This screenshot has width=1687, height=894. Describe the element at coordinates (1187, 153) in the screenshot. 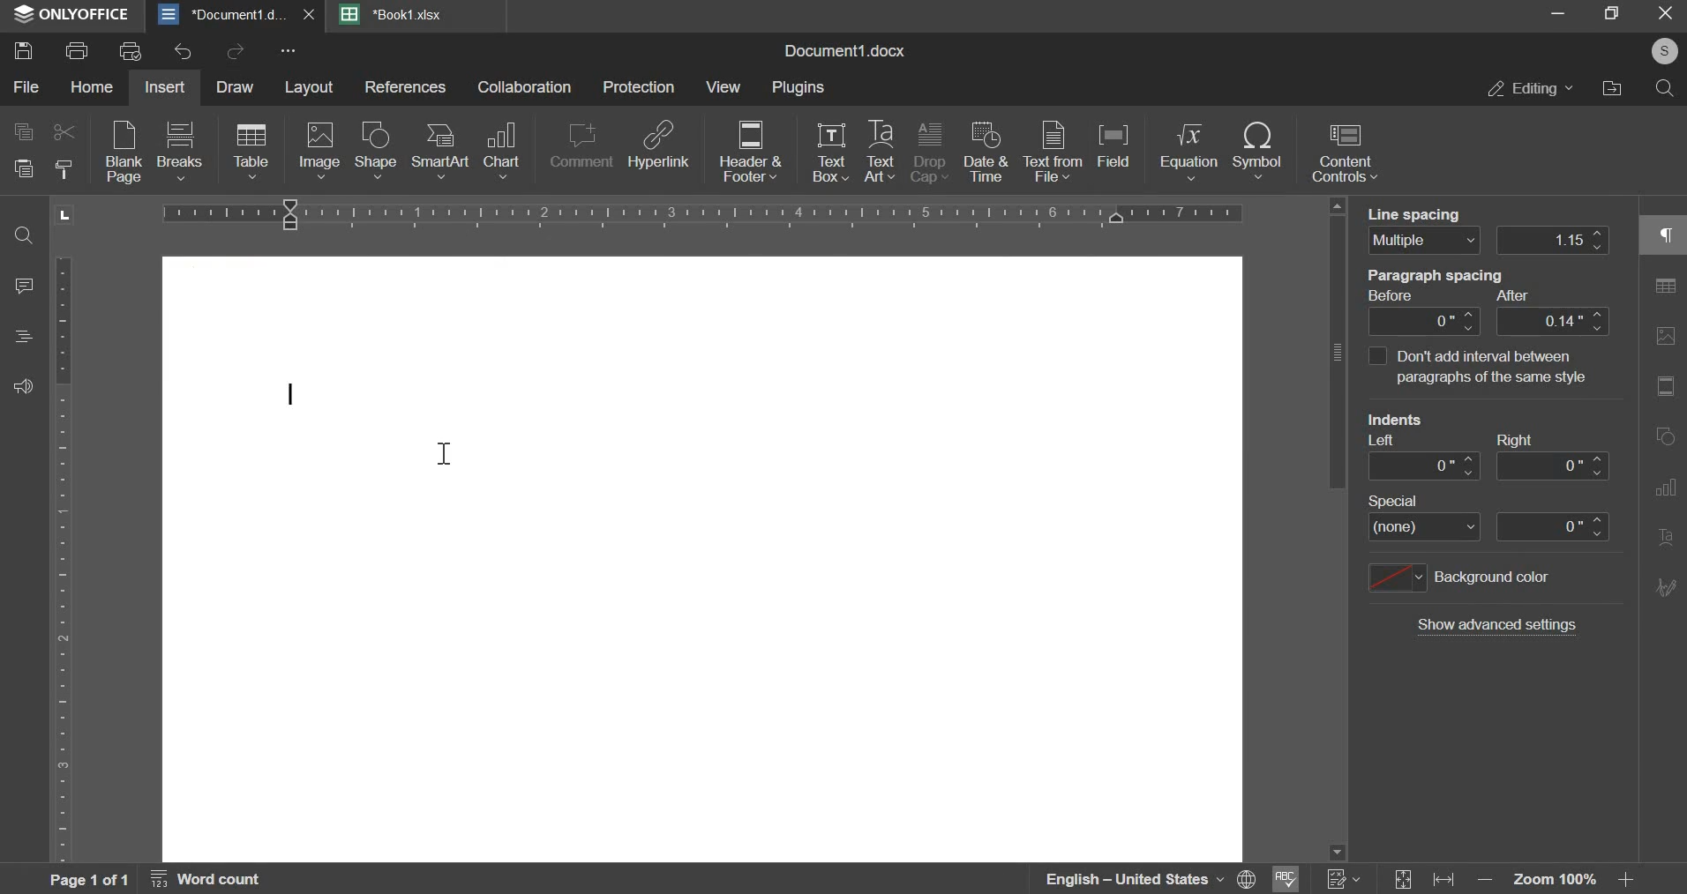

I see `equation` at that location.